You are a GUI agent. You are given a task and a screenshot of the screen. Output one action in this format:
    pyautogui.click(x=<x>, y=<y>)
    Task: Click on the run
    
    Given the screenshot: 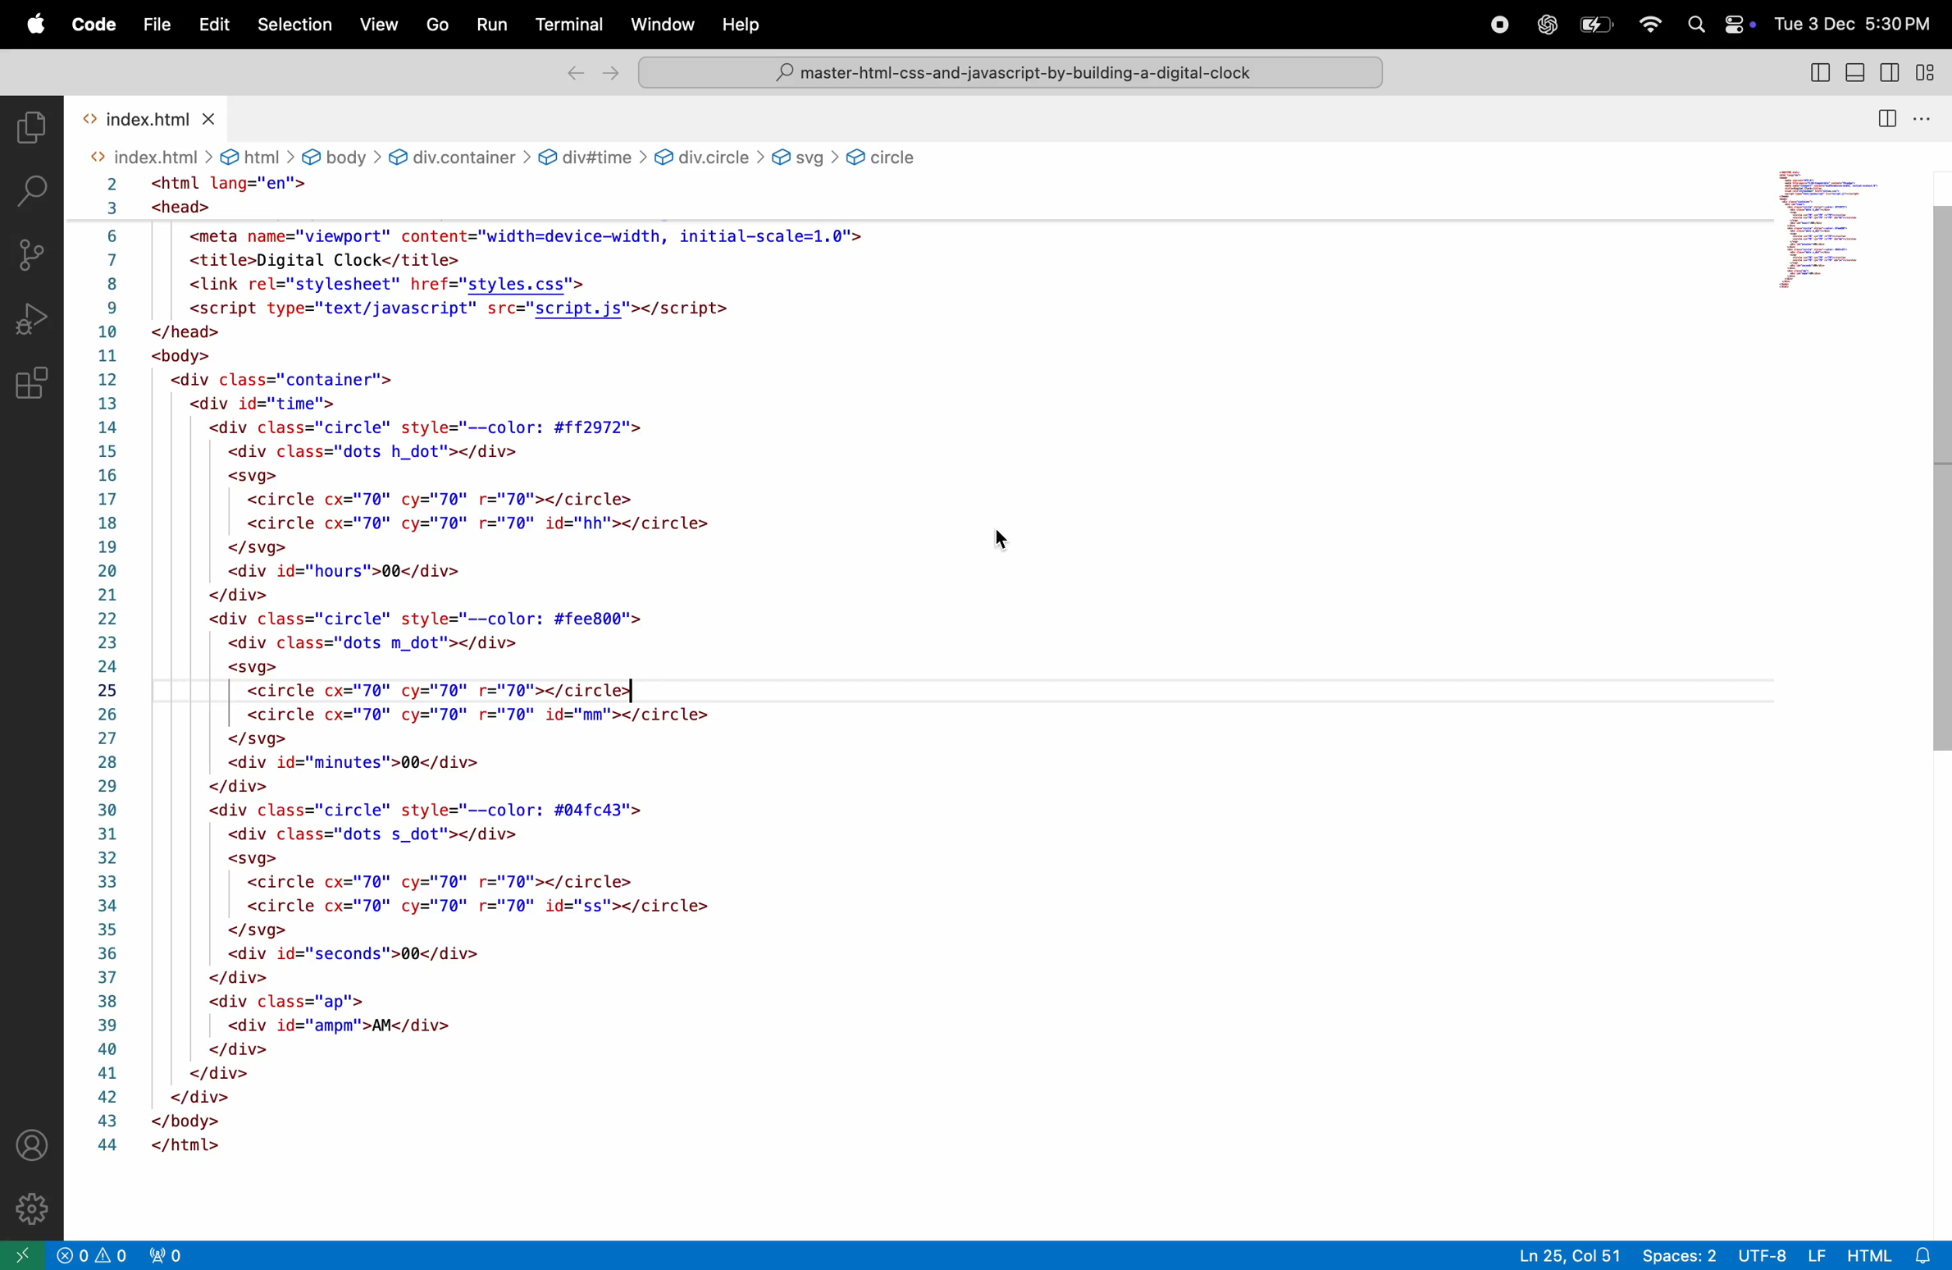 What is the action you would take?
    pyautogui.click(x=495, y=24)
    